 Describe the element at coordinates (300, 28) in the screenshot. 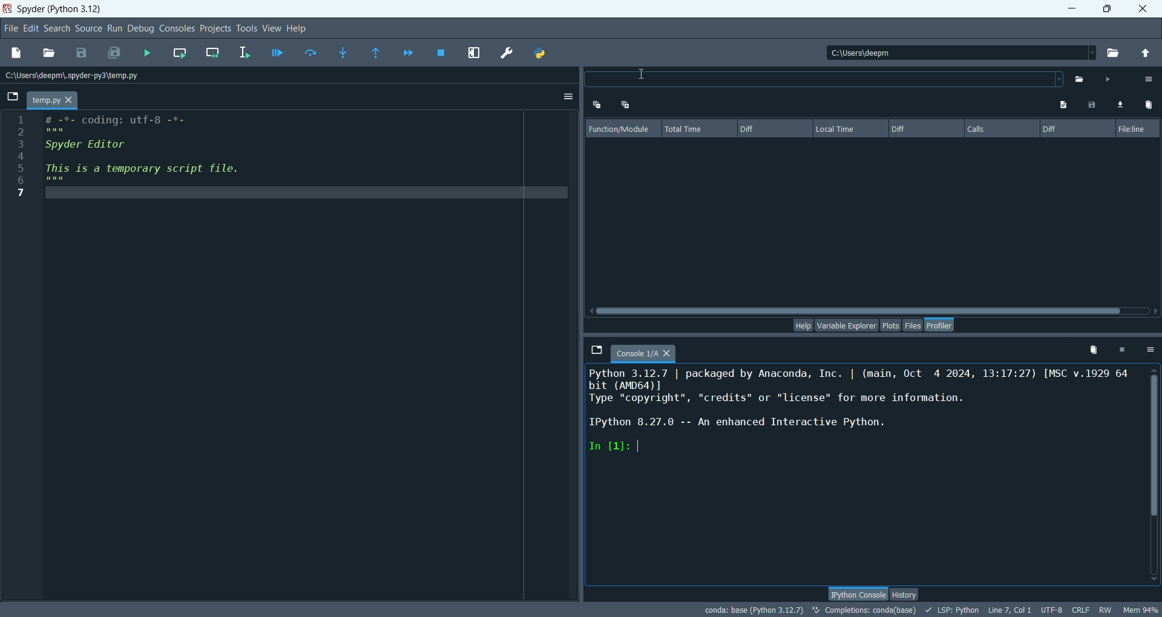

I see `help` at that location.